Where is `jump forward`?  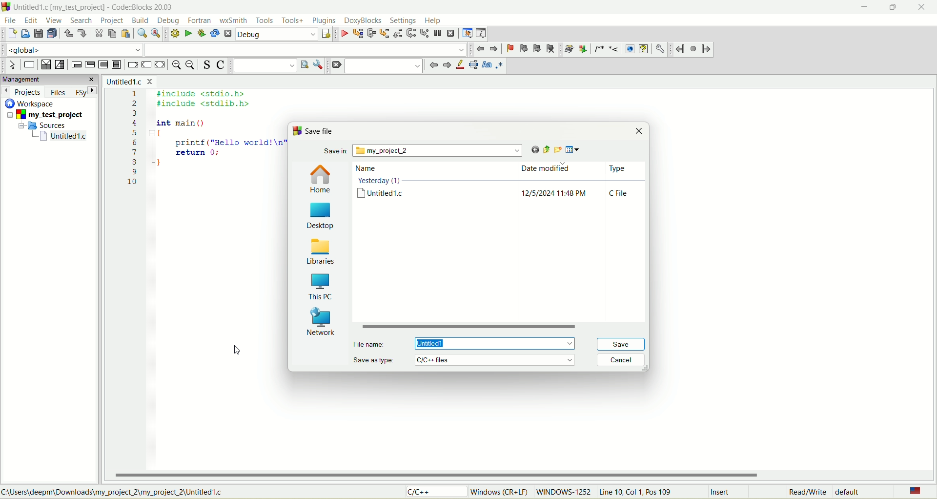 jump forward is located at coordinates (446, 66).